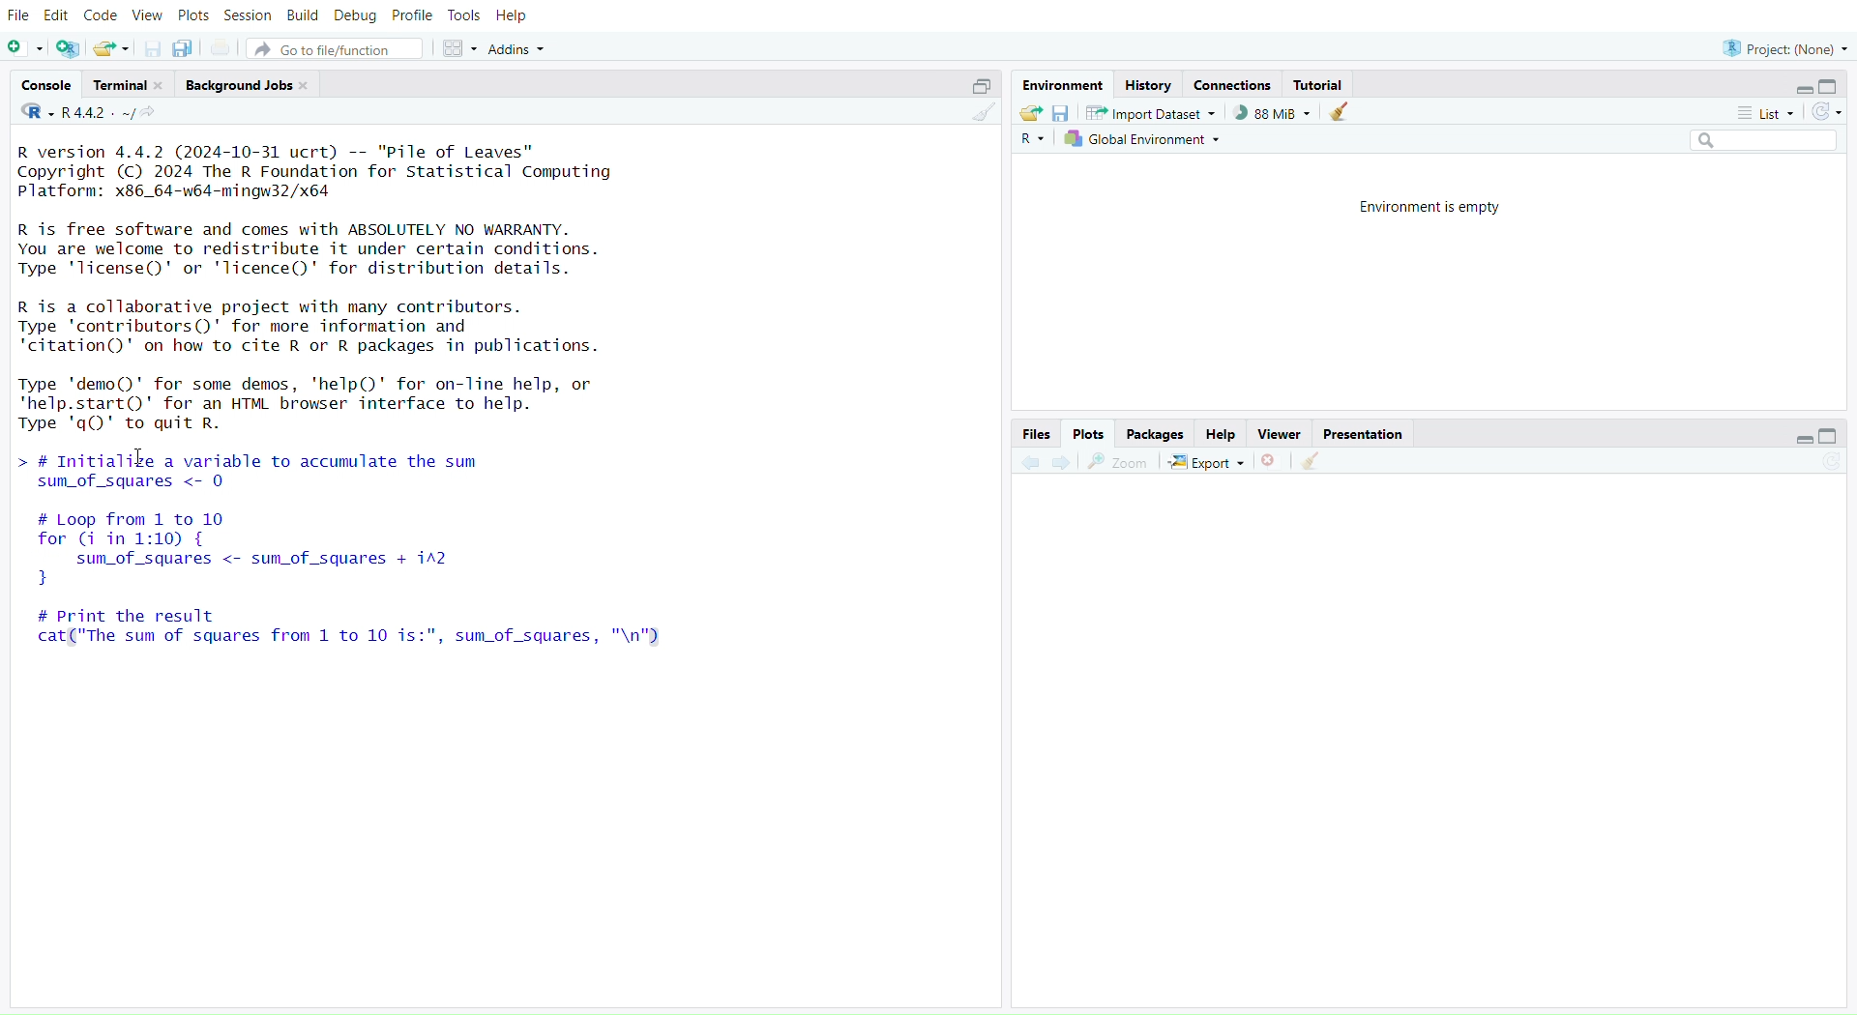  What do you see at coordinates (1800, 88) in the screenshot?
I see `expand` at bounding box center [1800, 88].